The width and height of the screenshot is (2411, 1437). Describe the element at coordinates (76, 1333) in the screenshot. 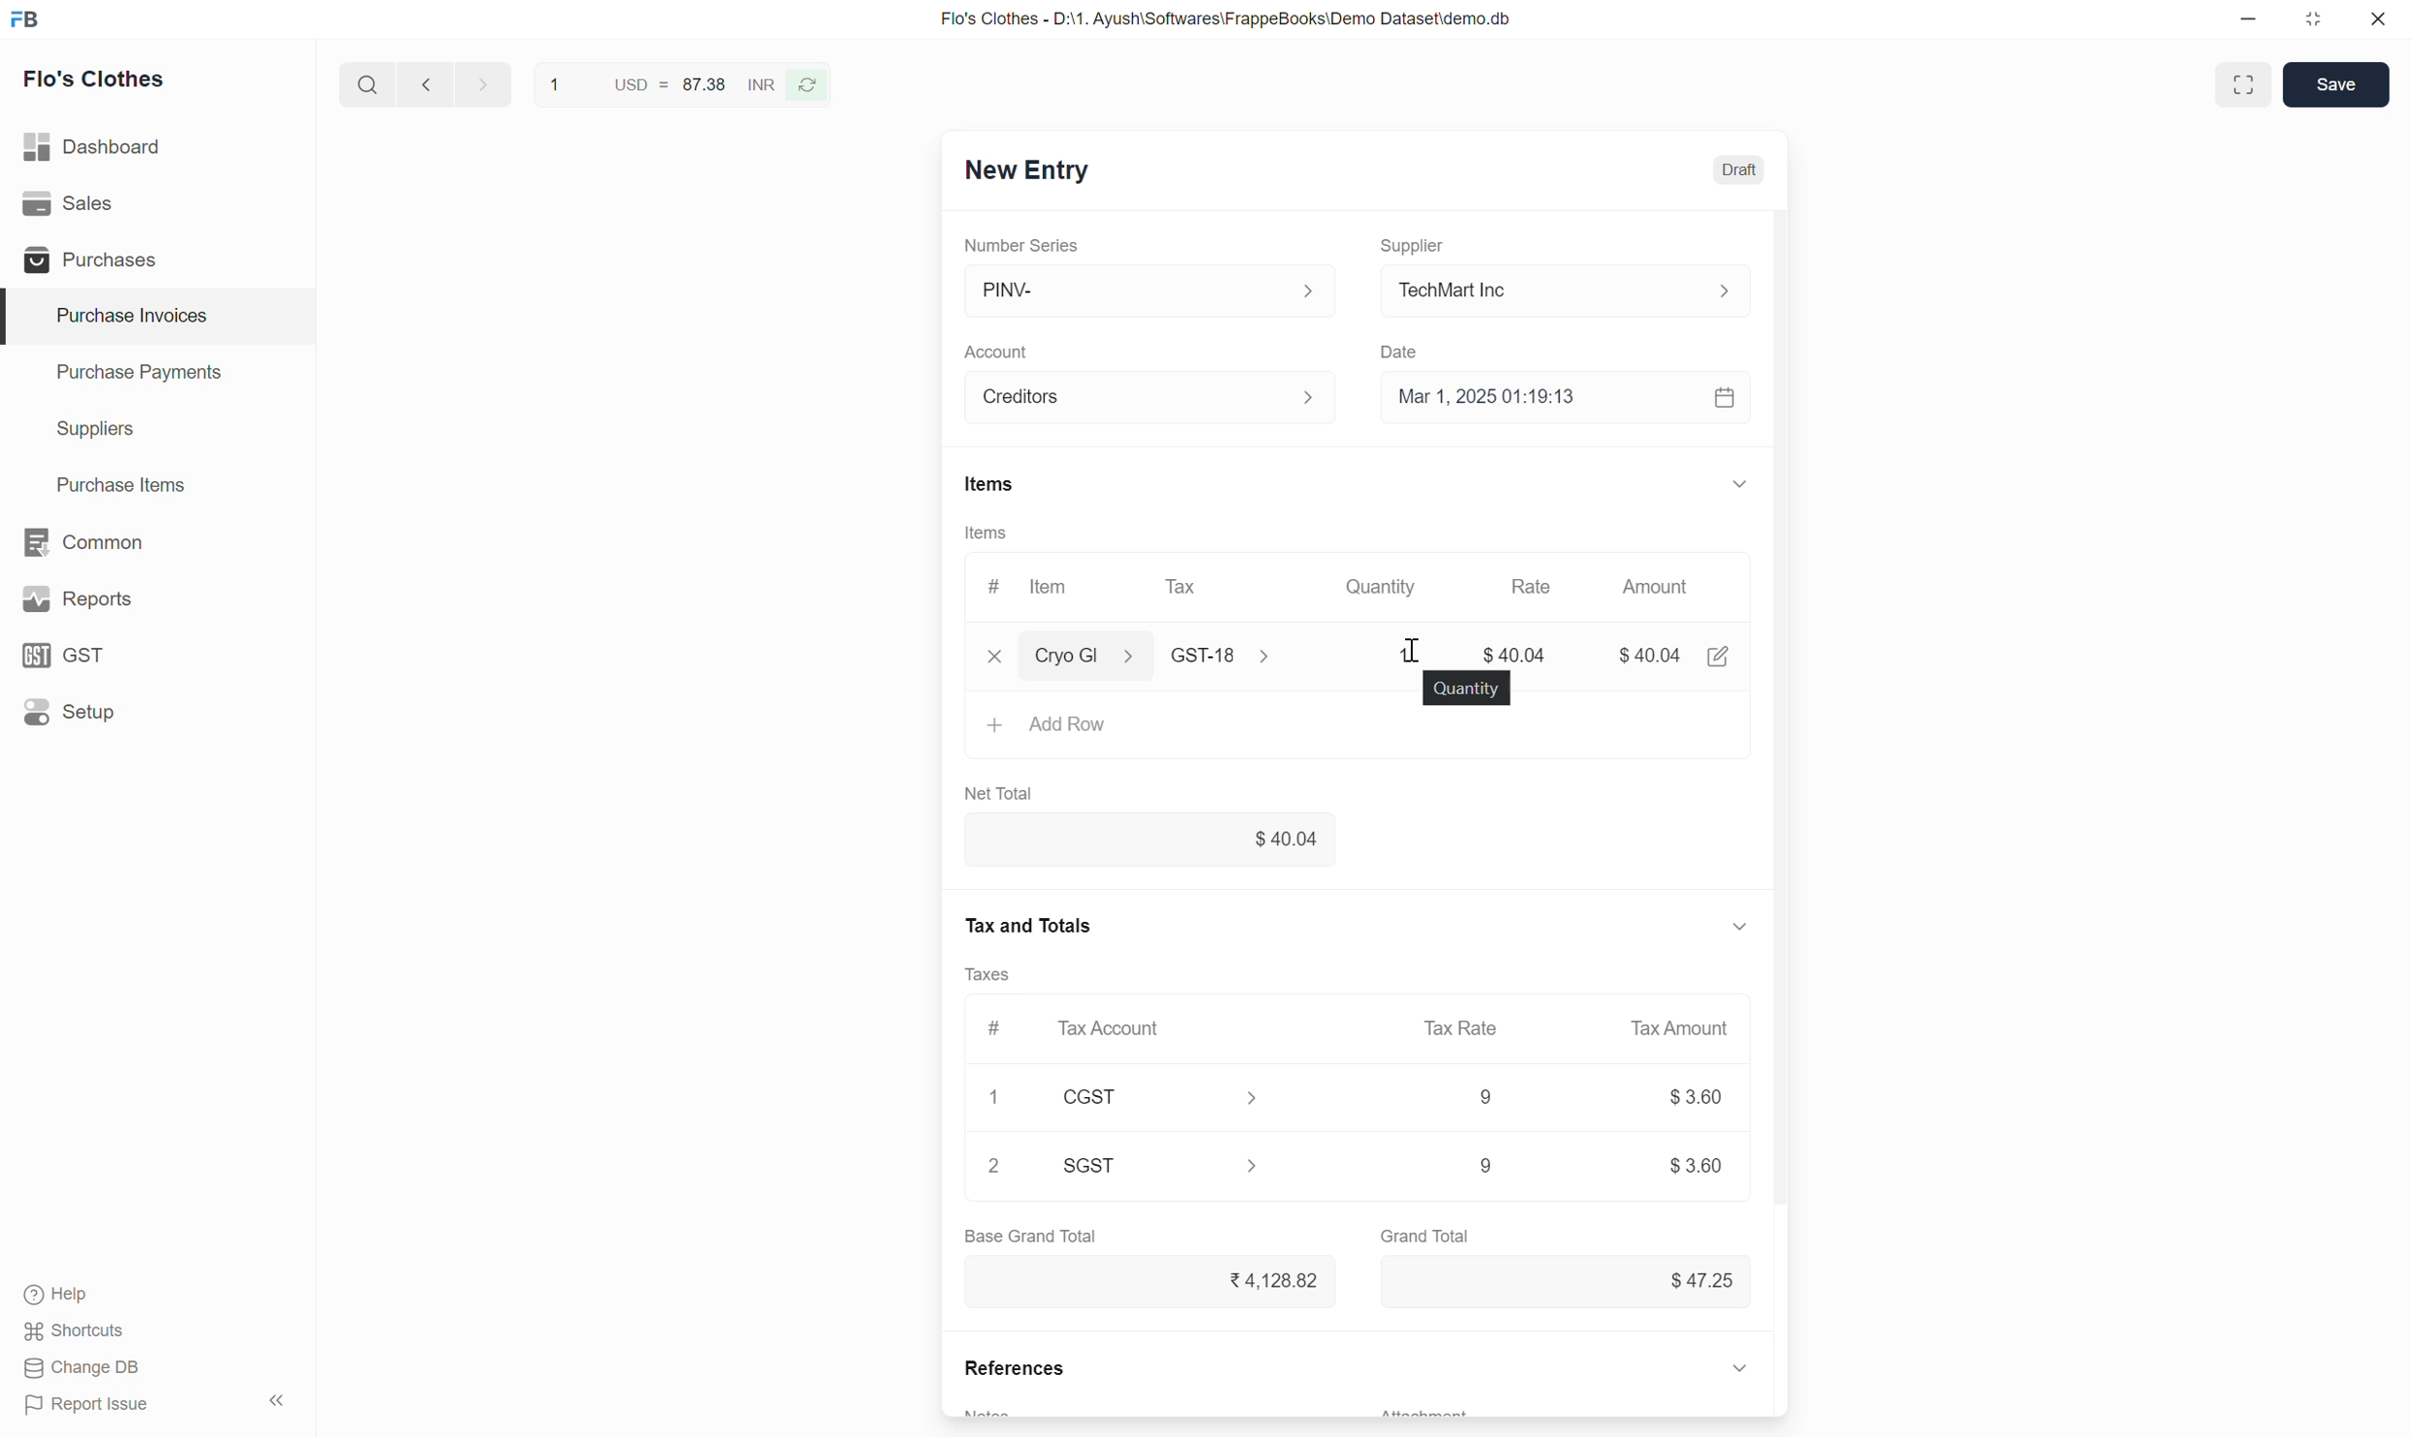

I see `Shortcuts` at that location.